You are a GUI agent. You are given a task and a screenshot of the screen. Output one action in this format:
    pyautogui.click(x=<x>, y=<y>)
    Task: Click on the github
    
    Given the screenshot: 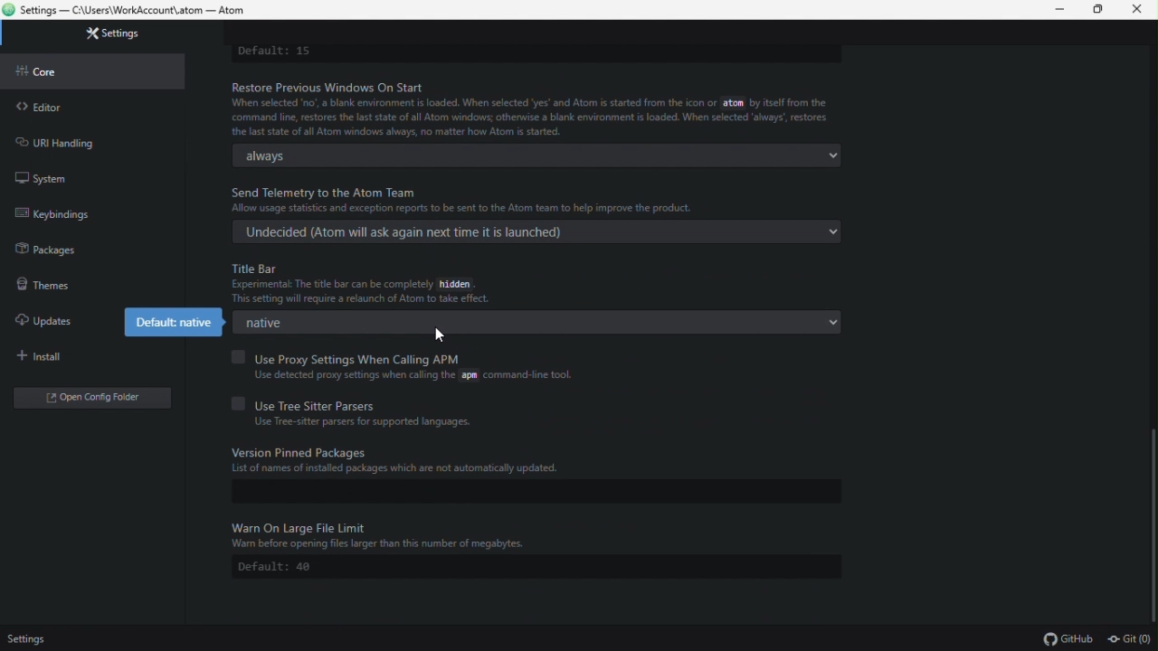 What is the action you would take?
    pyautogui.click(x=1067, y=638)
    